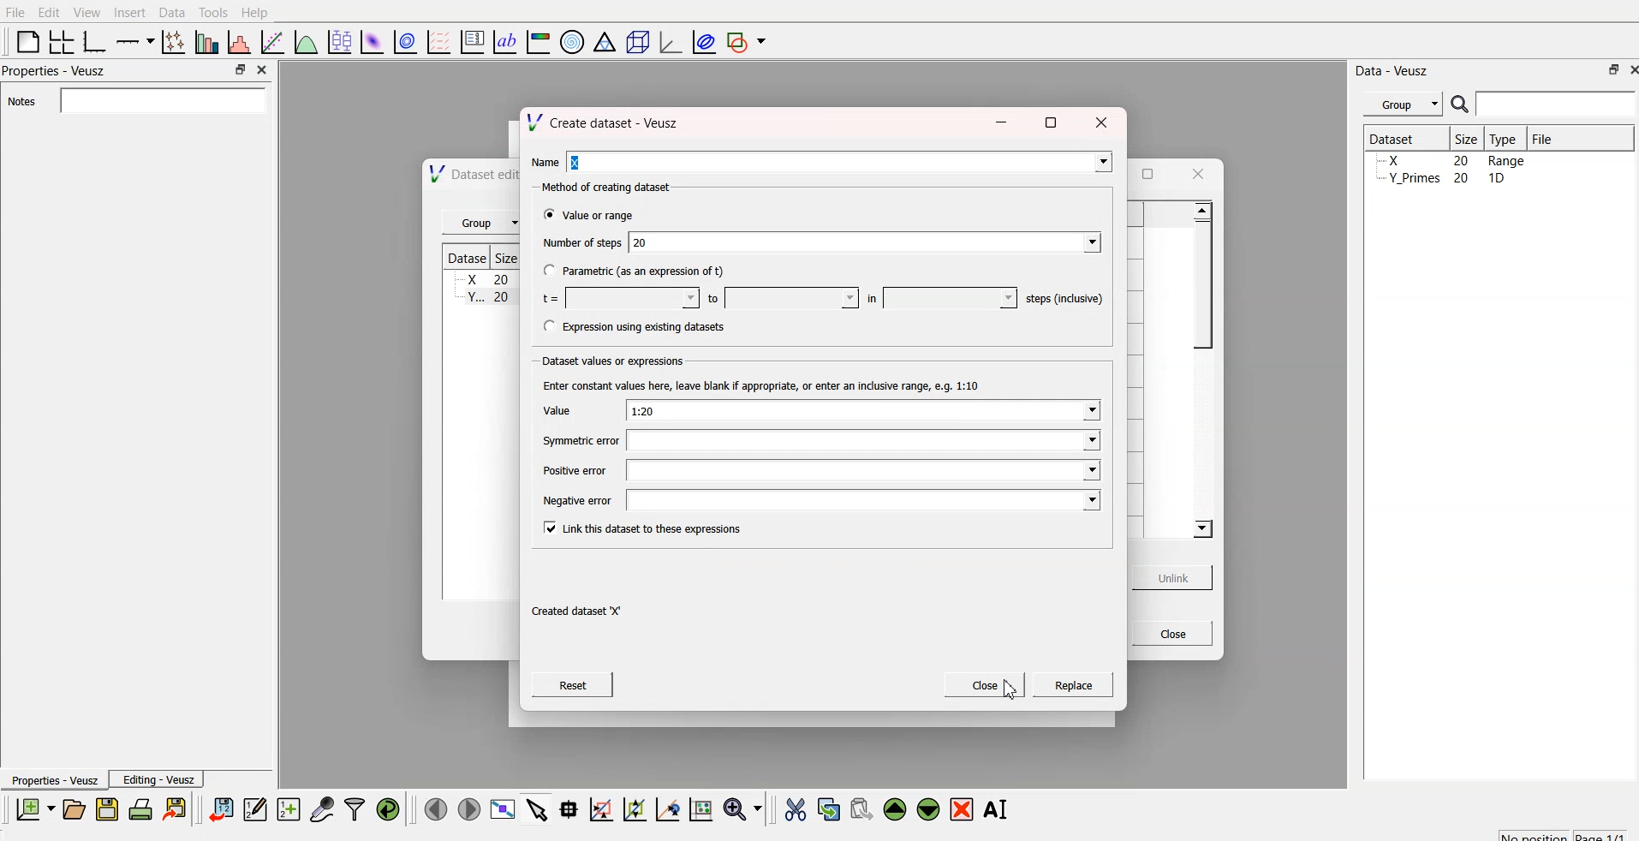 The width and height of the screenshot is (1639, 841). Describe the element at coordinates (1440, 160) in the screenshot. I see `Y_Primes 20 1D` at that location.